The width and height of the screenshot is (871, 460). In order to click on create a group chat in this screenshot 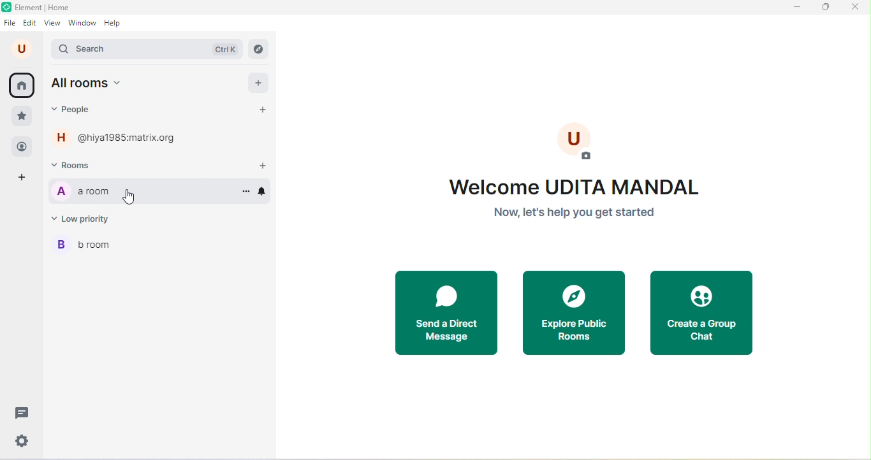, I will do `click(701, 313)`.